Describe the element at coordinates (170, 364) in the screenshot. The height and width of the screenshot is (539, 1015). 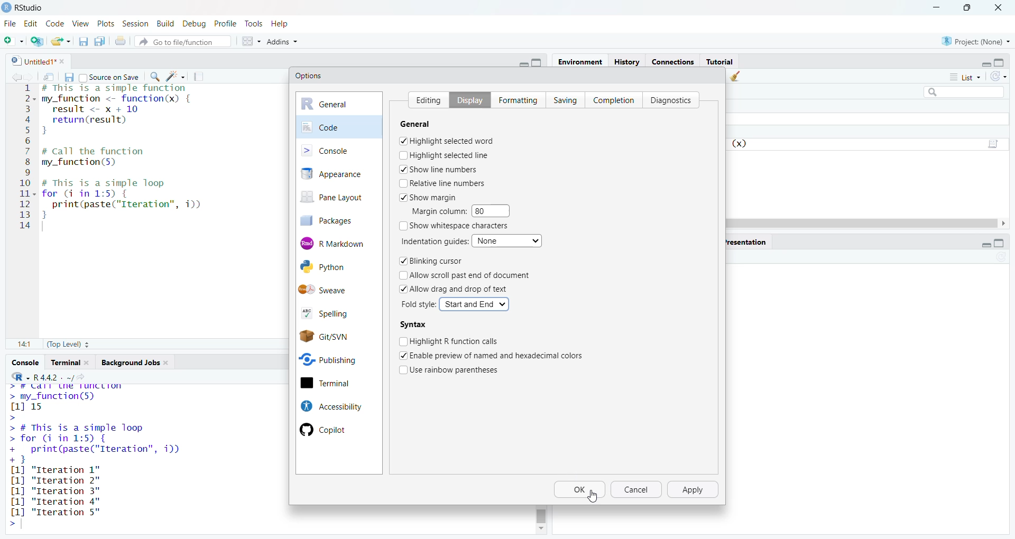
I see `close` at that location.